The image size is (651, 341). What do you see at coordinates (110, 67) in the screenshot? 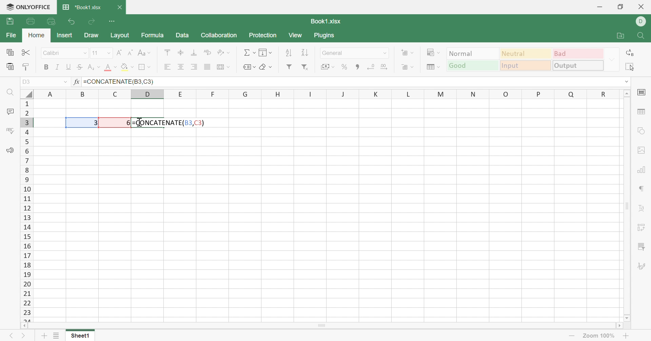
I see `Font color` at bounding box center [110, 67].